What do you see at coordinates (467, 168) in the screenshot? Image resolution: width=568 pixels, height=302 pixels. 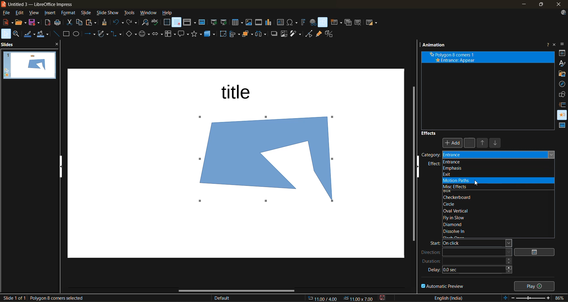 I see `emphasis` at bounding box center [467, 168].